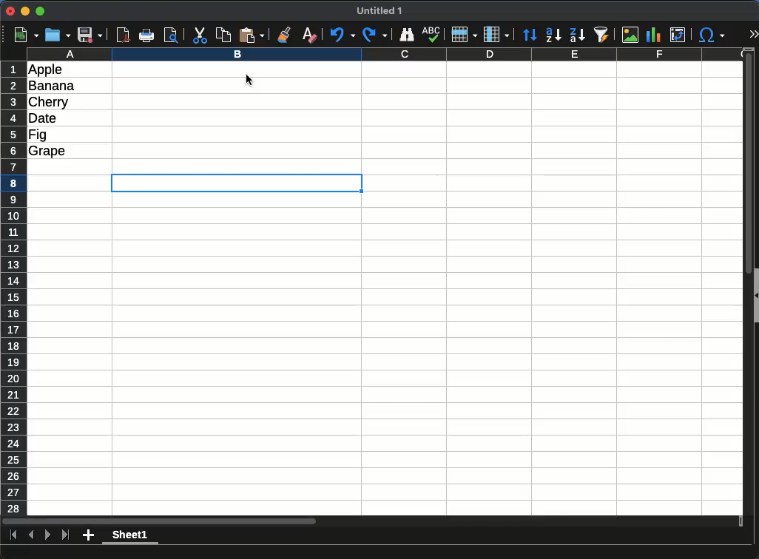 The height and width of the screenshot is (559, 759). What do you see at coordinates (31, 535) in the screenshot?
I see `previous sheet` at bounding box center [31, 535].